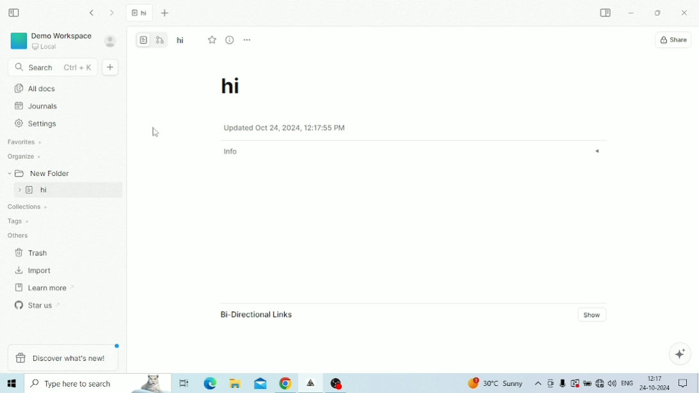  What do you see at coordinates (111, 41) in the screenshot?
I see `Account` at bounding box center [111, 41].